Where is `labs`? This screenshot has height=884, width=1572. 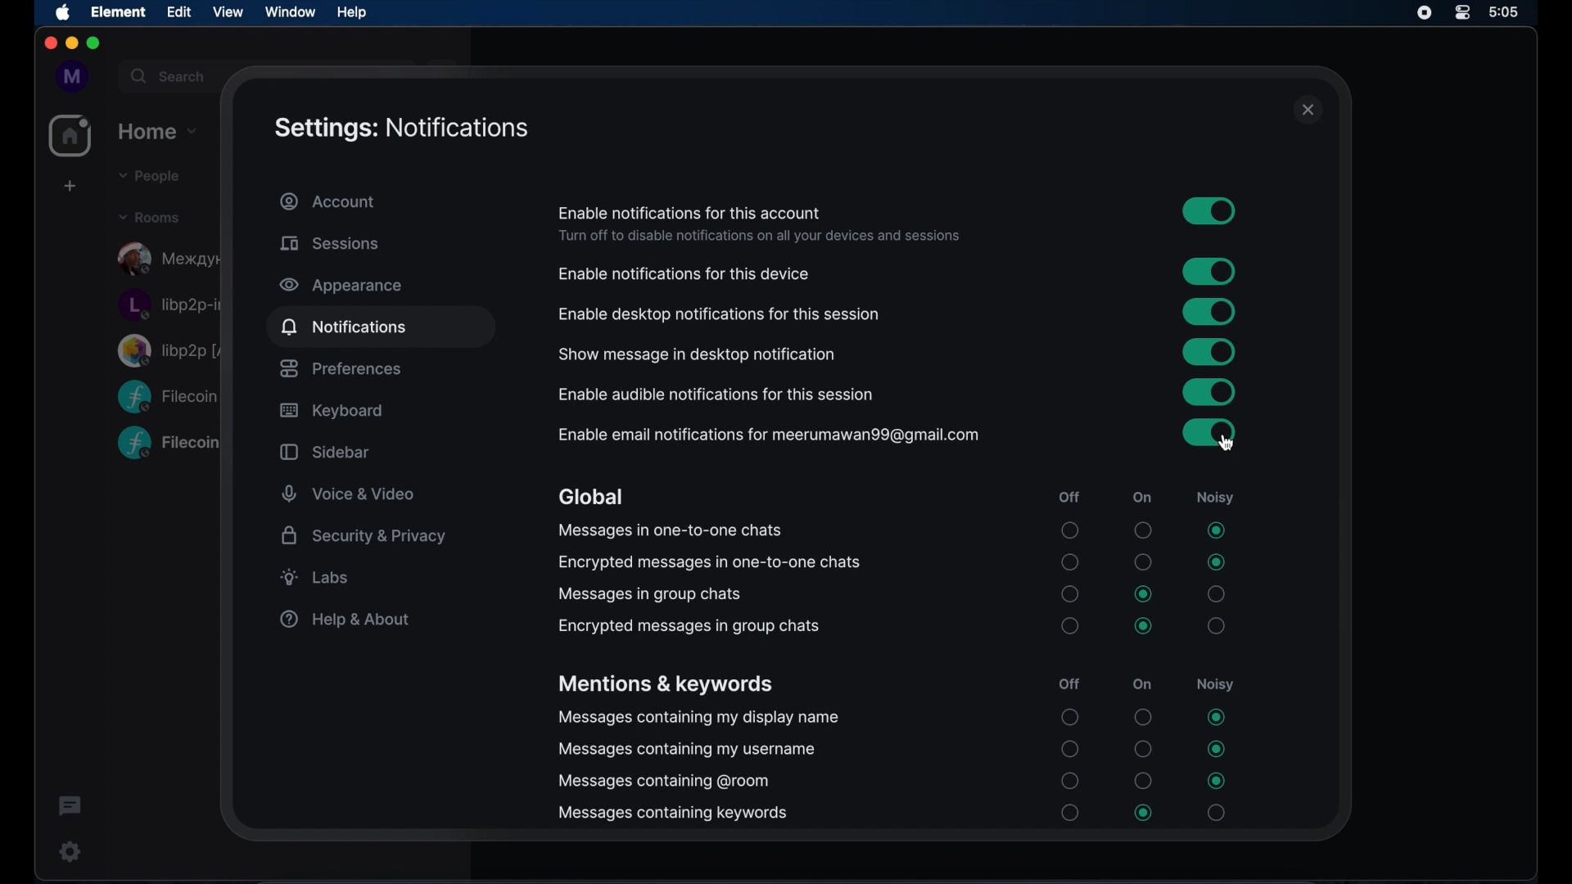 labs is located at coordinates (315, 577).